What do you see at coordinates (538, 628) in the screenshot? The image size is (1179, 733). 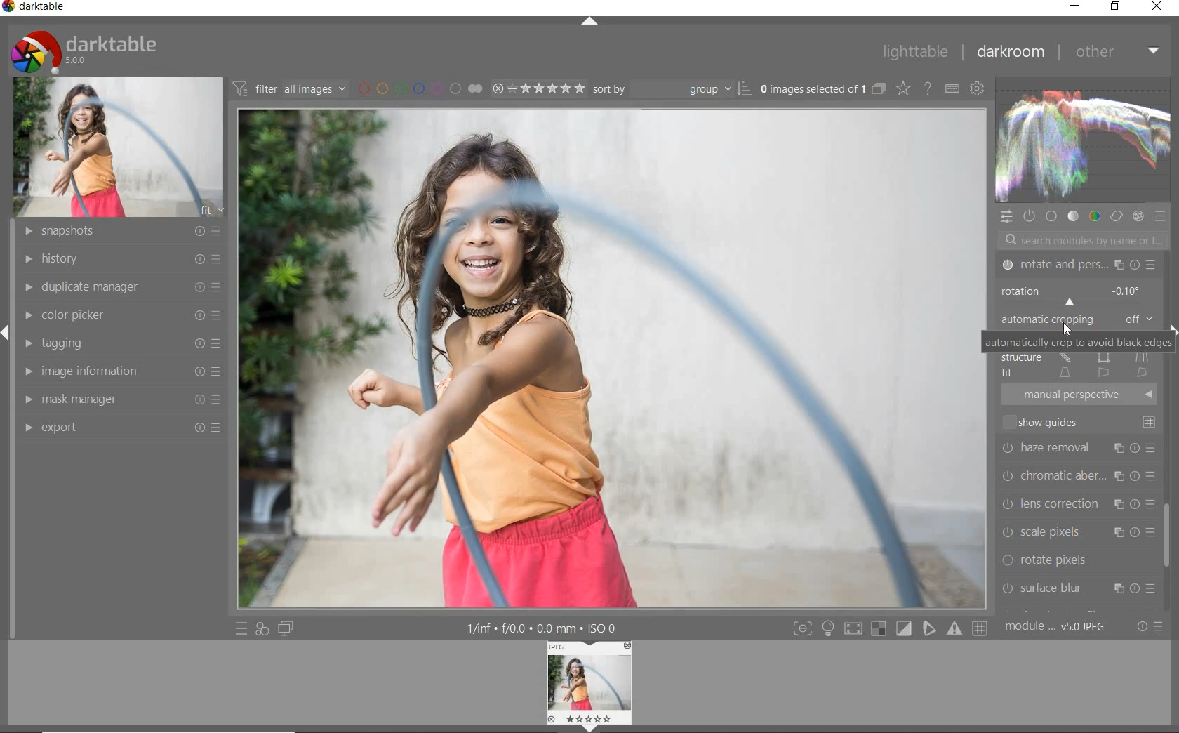 I see `other interface details` at bounding box center [538, 628].